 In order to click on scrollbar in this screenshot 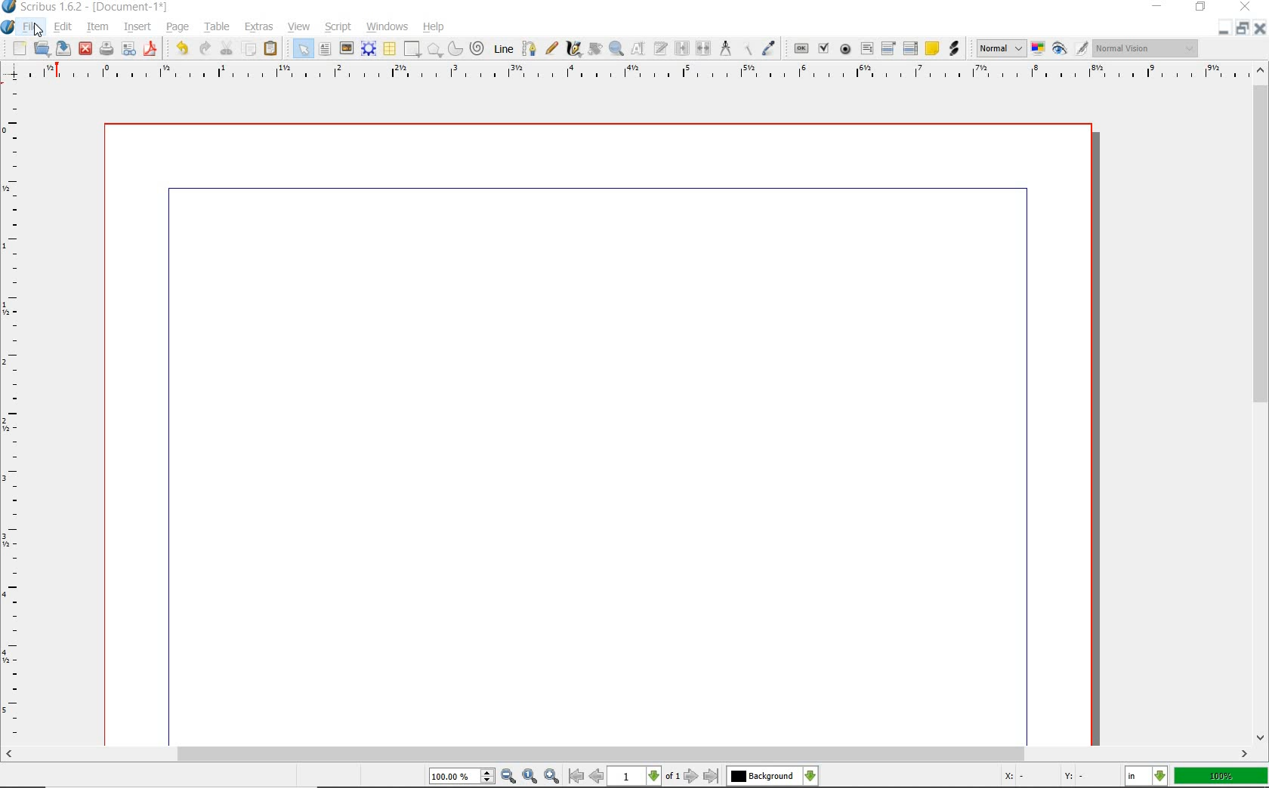, I will do `click(1260, 404)`.